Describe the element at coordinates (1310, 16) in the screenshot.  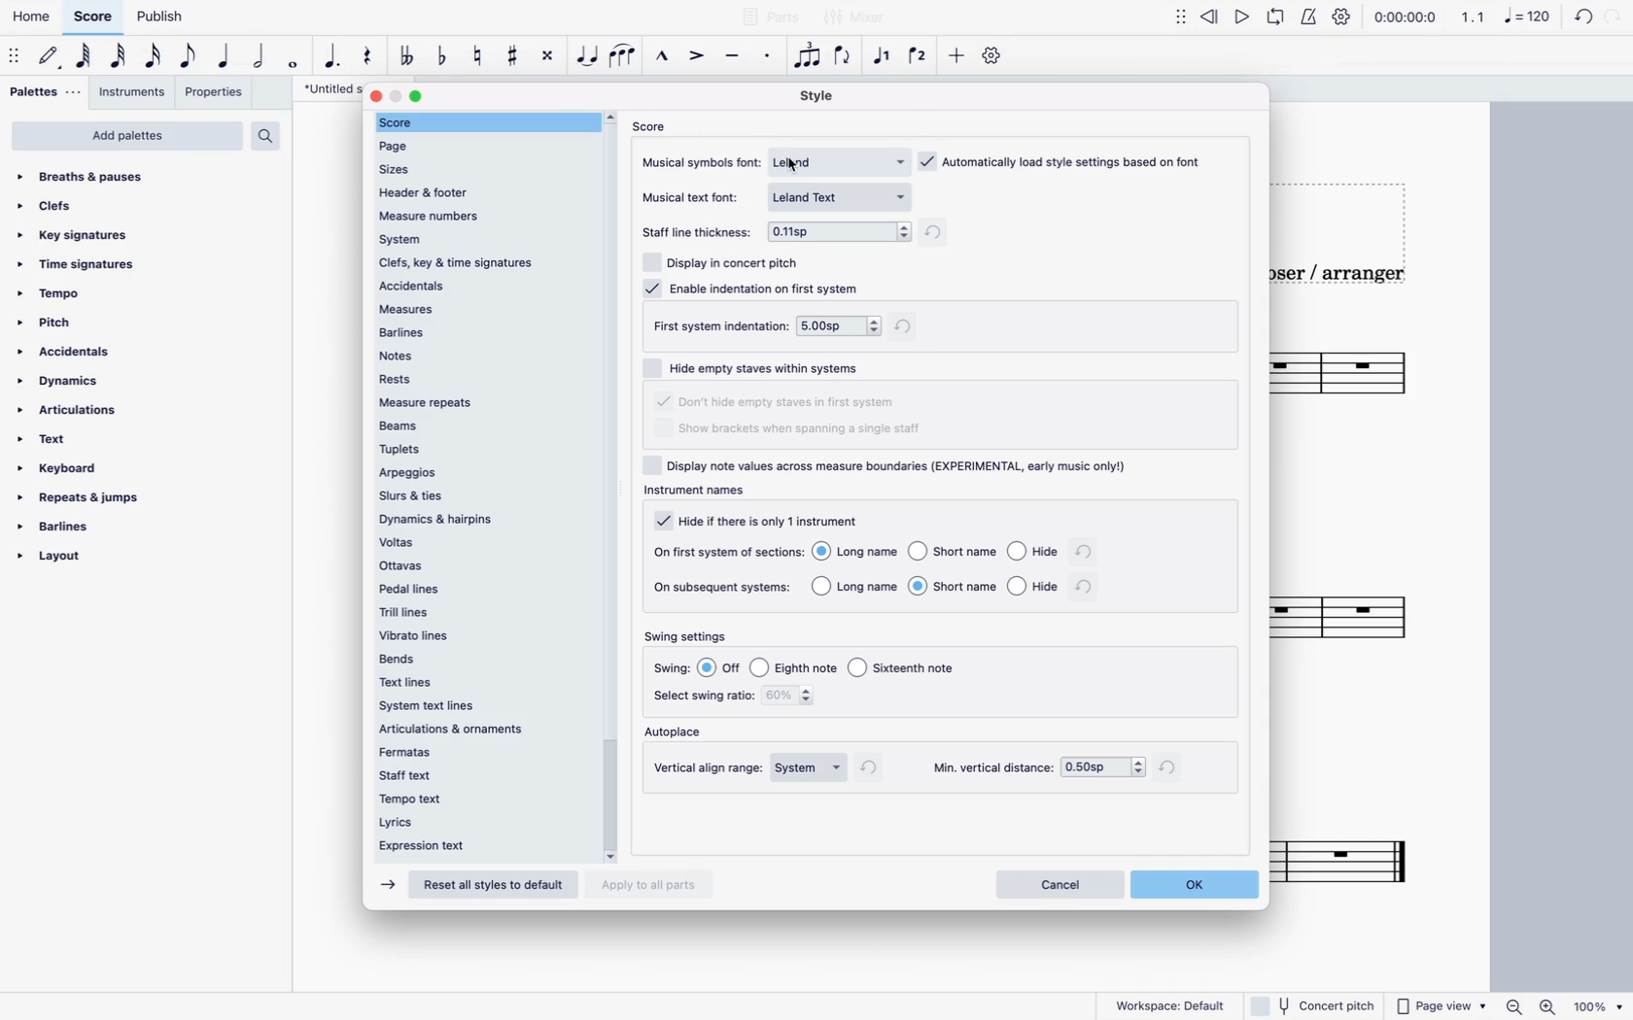
I see `Notify` at that location.